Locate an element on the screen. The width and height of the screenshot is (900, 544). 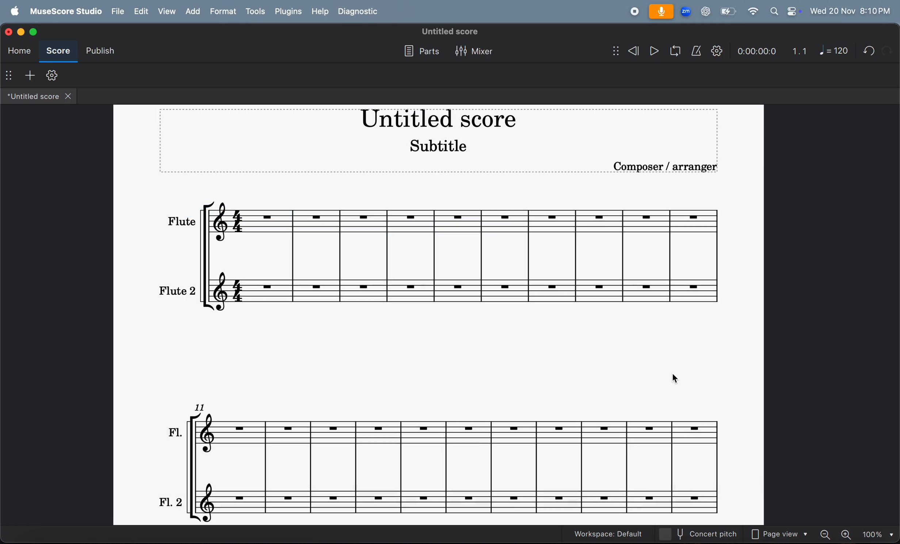
parts is located at coordinates (419, 50).